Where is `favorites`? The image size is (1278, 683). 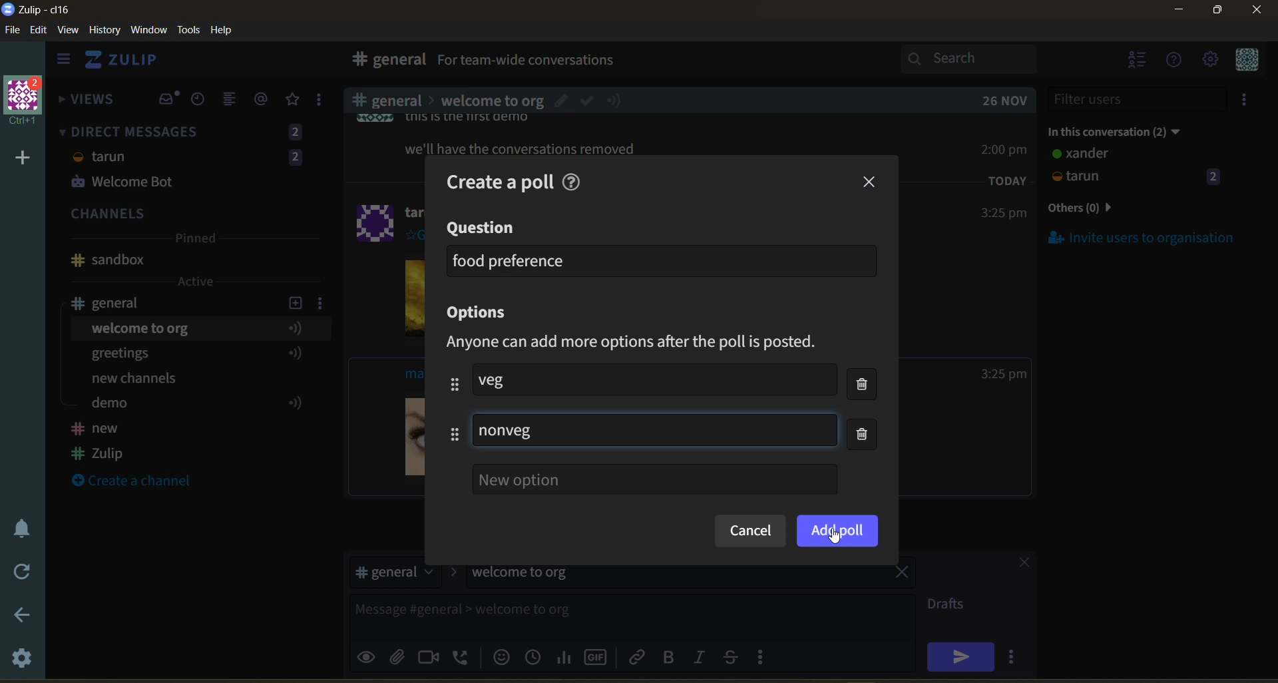
favorites is located at coordinates (294, 100).